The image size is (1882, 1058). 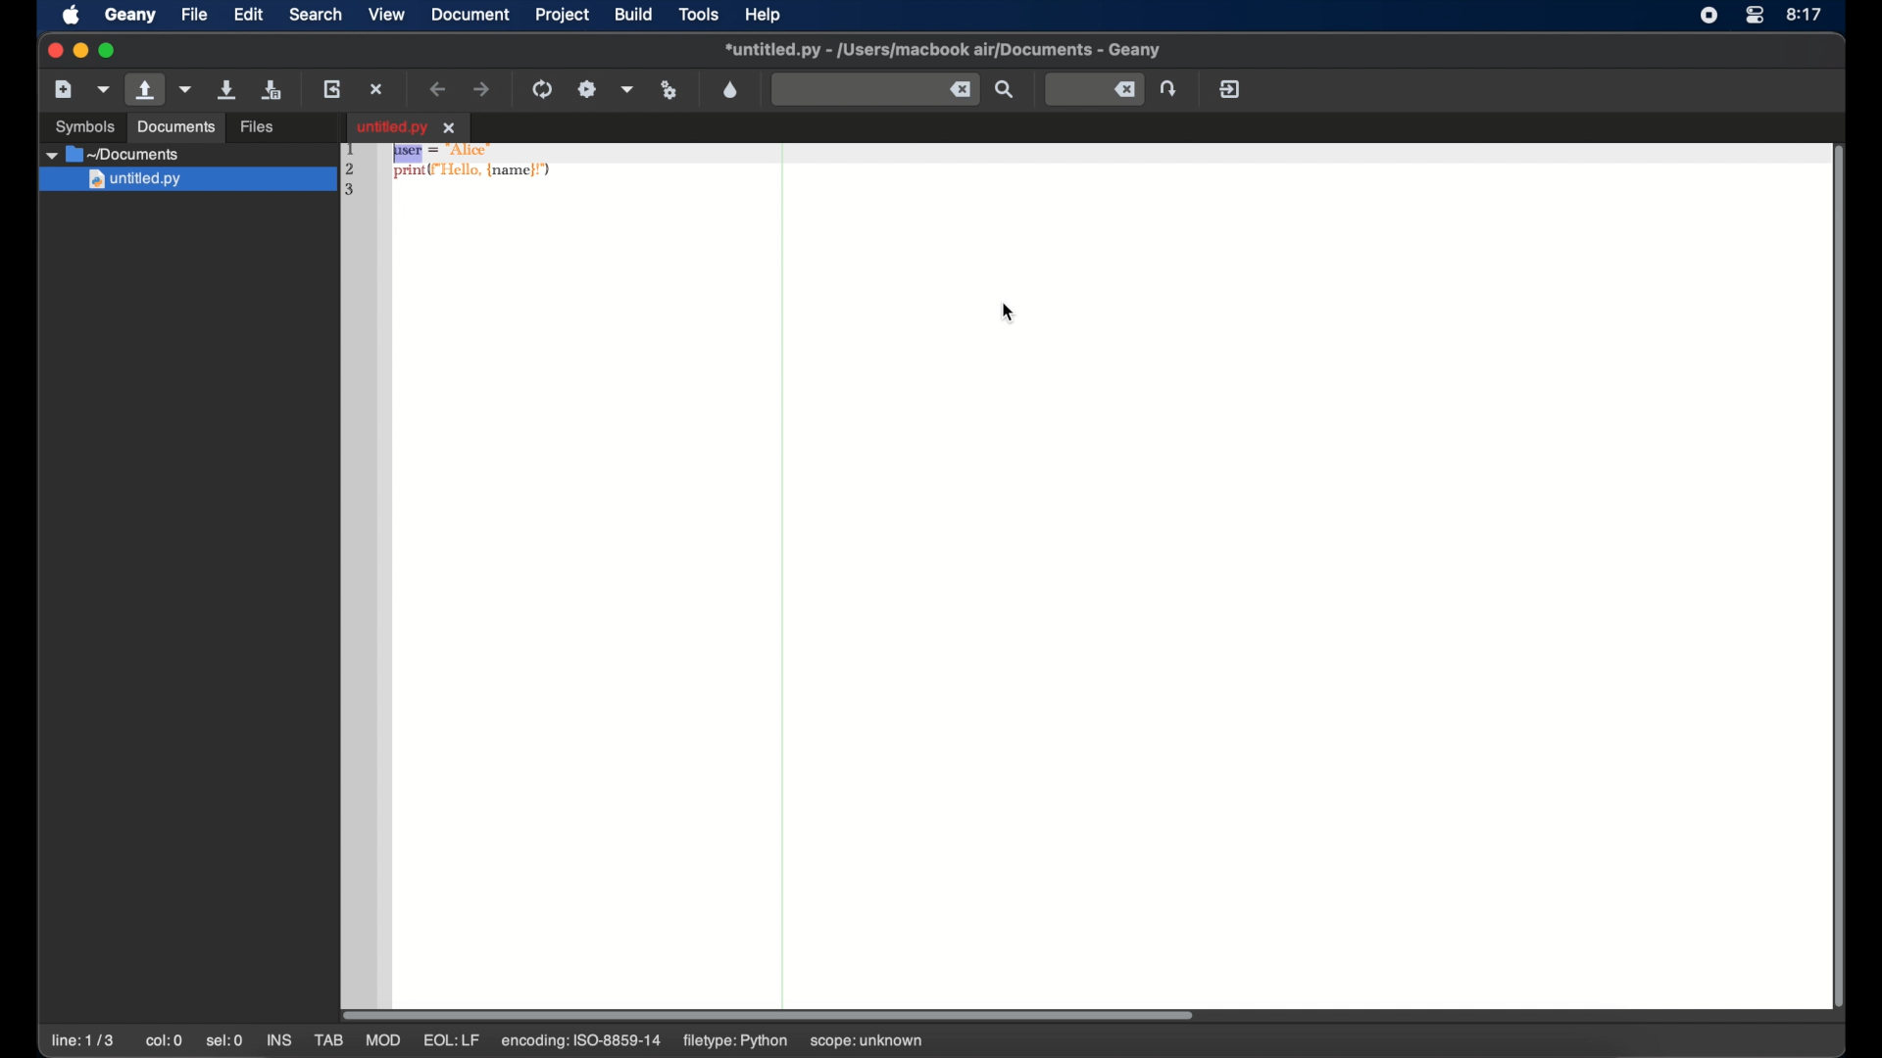 I want to click on find the entered text in current file, so click(x=875, y=90).